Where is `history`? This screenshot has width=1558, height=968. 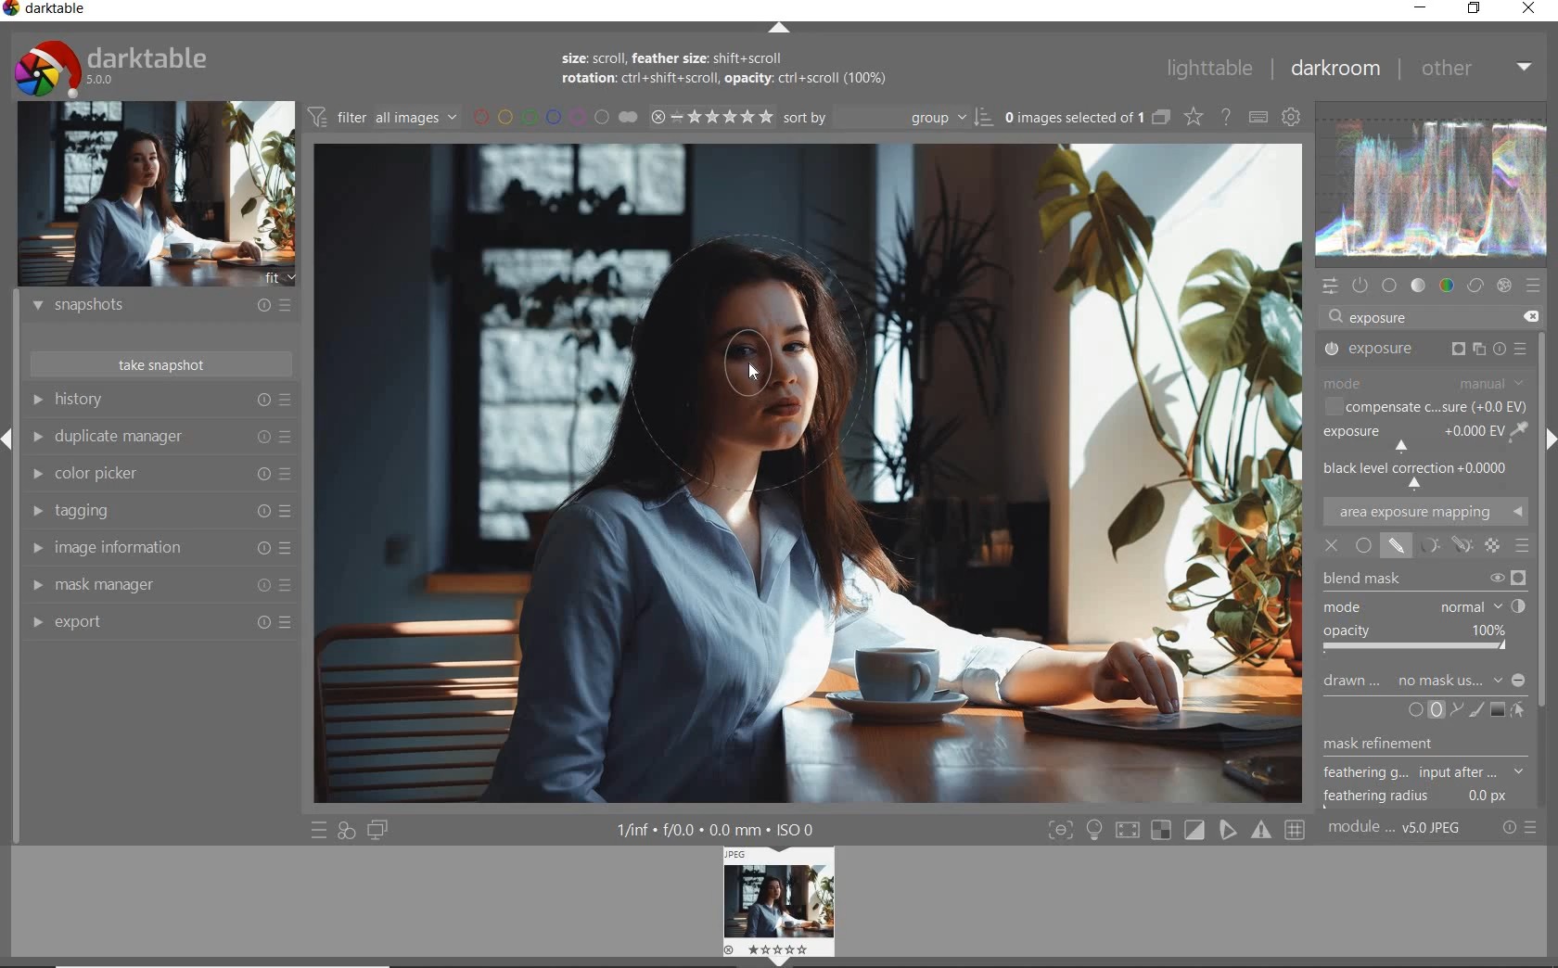
history is located at coordinates (159, 399).